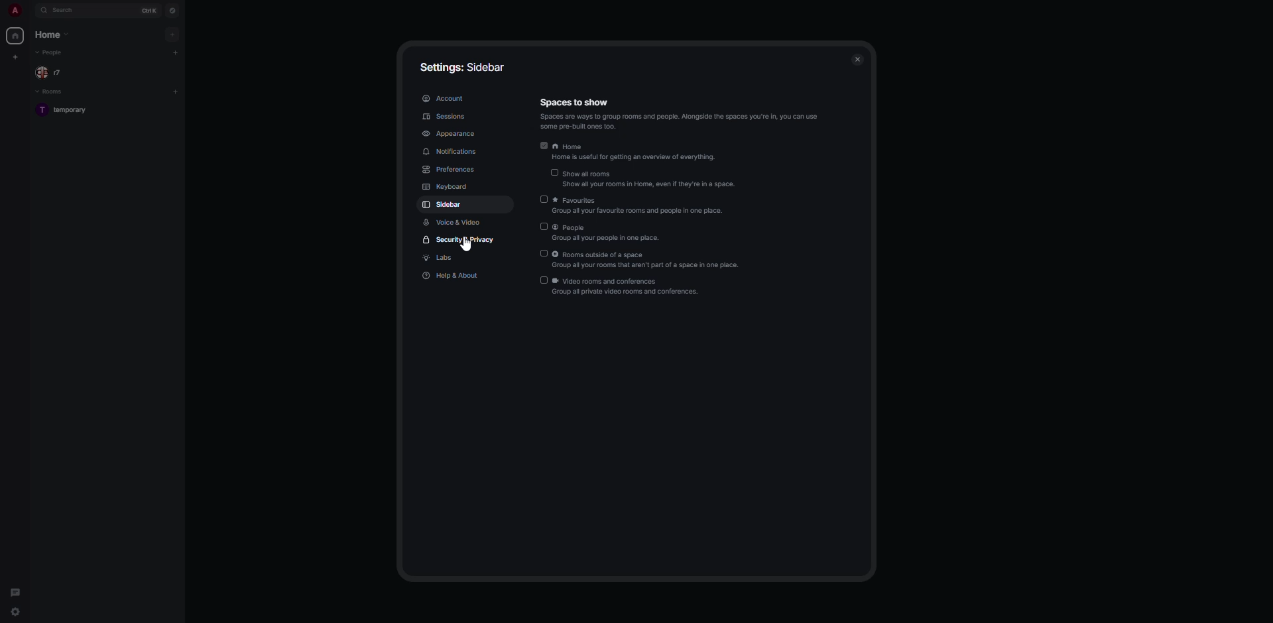  Describe the element at coordinates (638, 205) in the screenshot. I see `favorites` at that location.